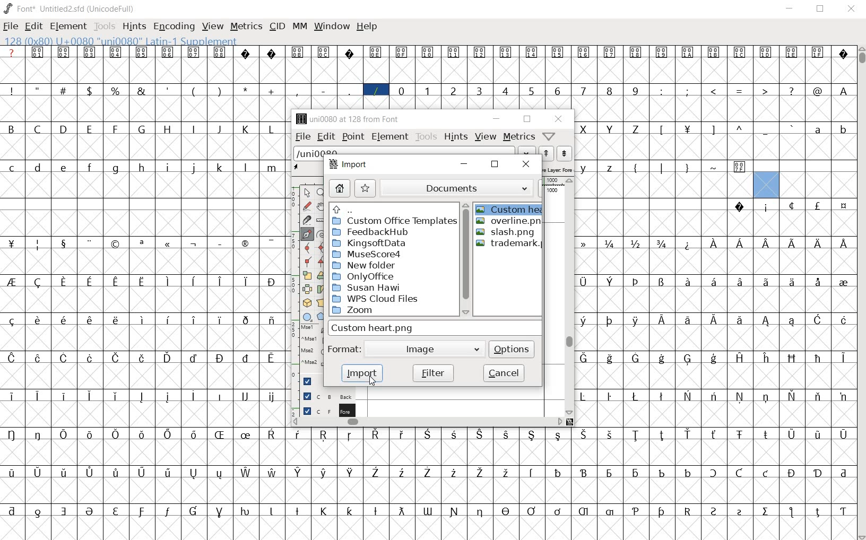 The image size is (866, 540). I want to click on glyph, so click(142, 358).